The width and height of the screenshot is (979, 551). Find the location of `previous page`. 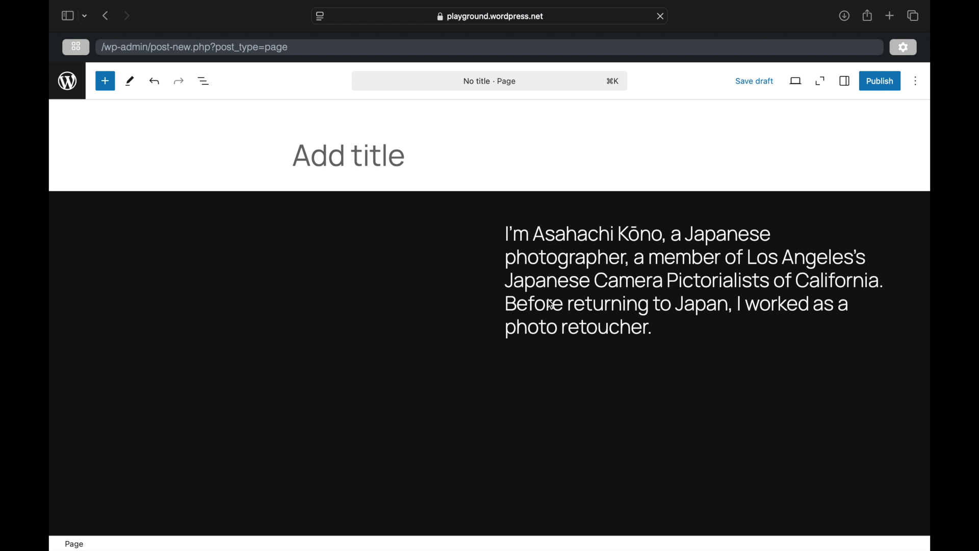

previous page is located at coordinates (106, 15).